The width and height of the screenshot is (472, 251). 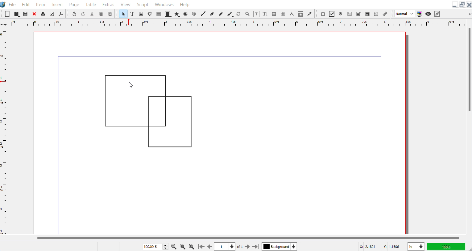 I want to click on Go to last Page, so click(x=256, y=247).